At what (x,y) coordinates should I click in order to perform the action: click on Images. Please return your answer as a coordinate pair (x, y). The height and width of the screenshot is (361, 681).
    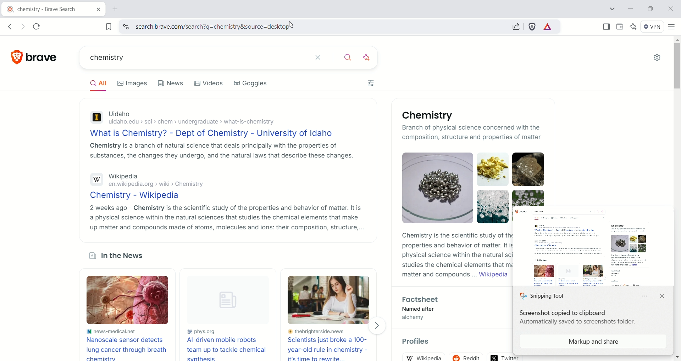
    Looking at the image, I should click on (135, 83).